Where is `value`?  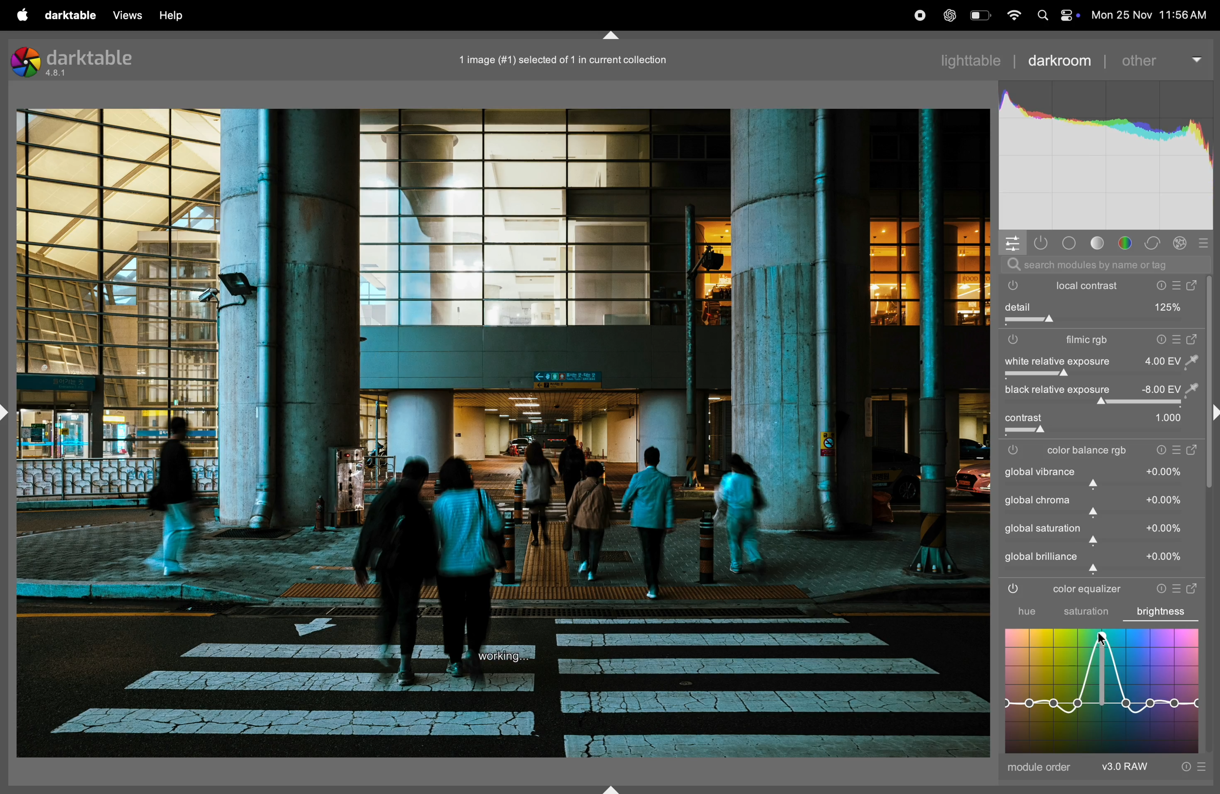
value is located at coordinates (1170, 389).